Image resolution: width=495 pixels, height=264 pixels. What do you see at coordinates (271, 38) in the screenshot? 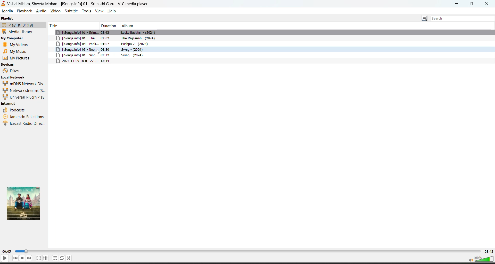
I see `song` at bounding box center [271, 38].